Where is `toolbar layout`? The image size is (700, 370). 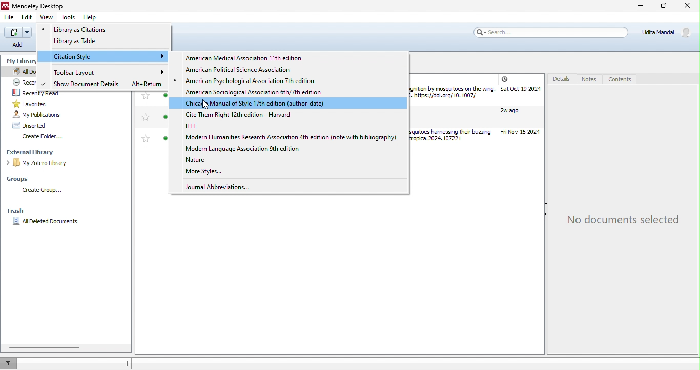
toolbar layout is located at coordinates (106, 73).